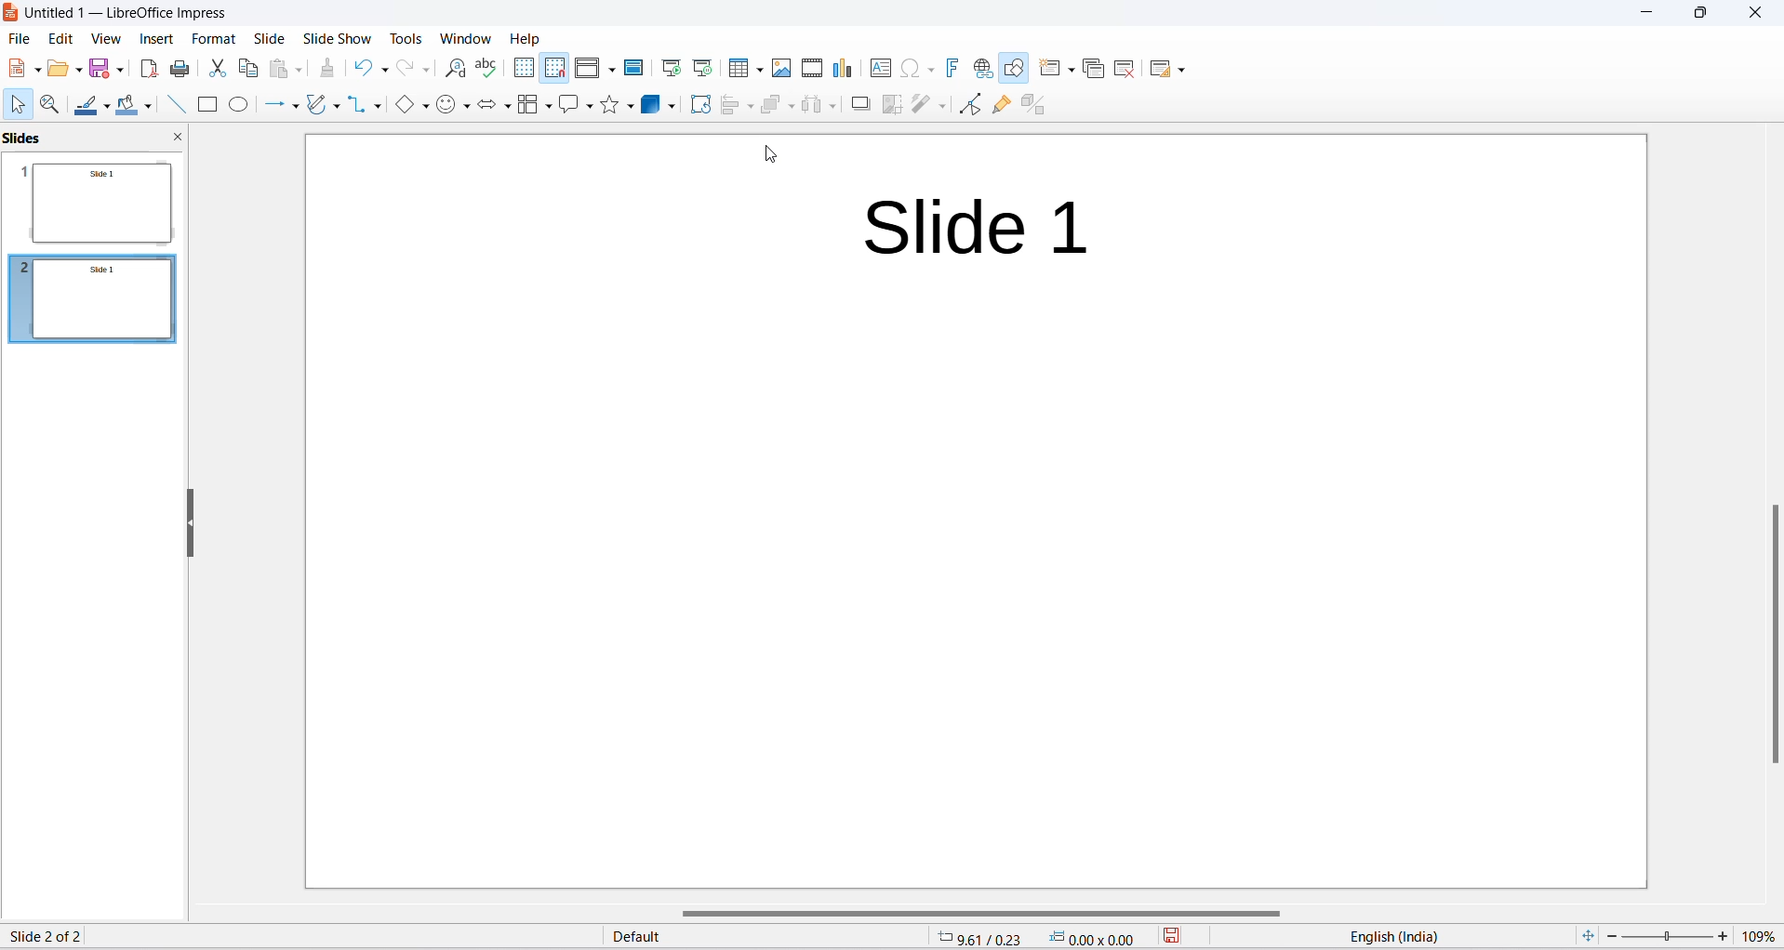 The height and width of the screenshot is (950, 1784). I want to click on horizontal scroll bar, so click(980, 912).